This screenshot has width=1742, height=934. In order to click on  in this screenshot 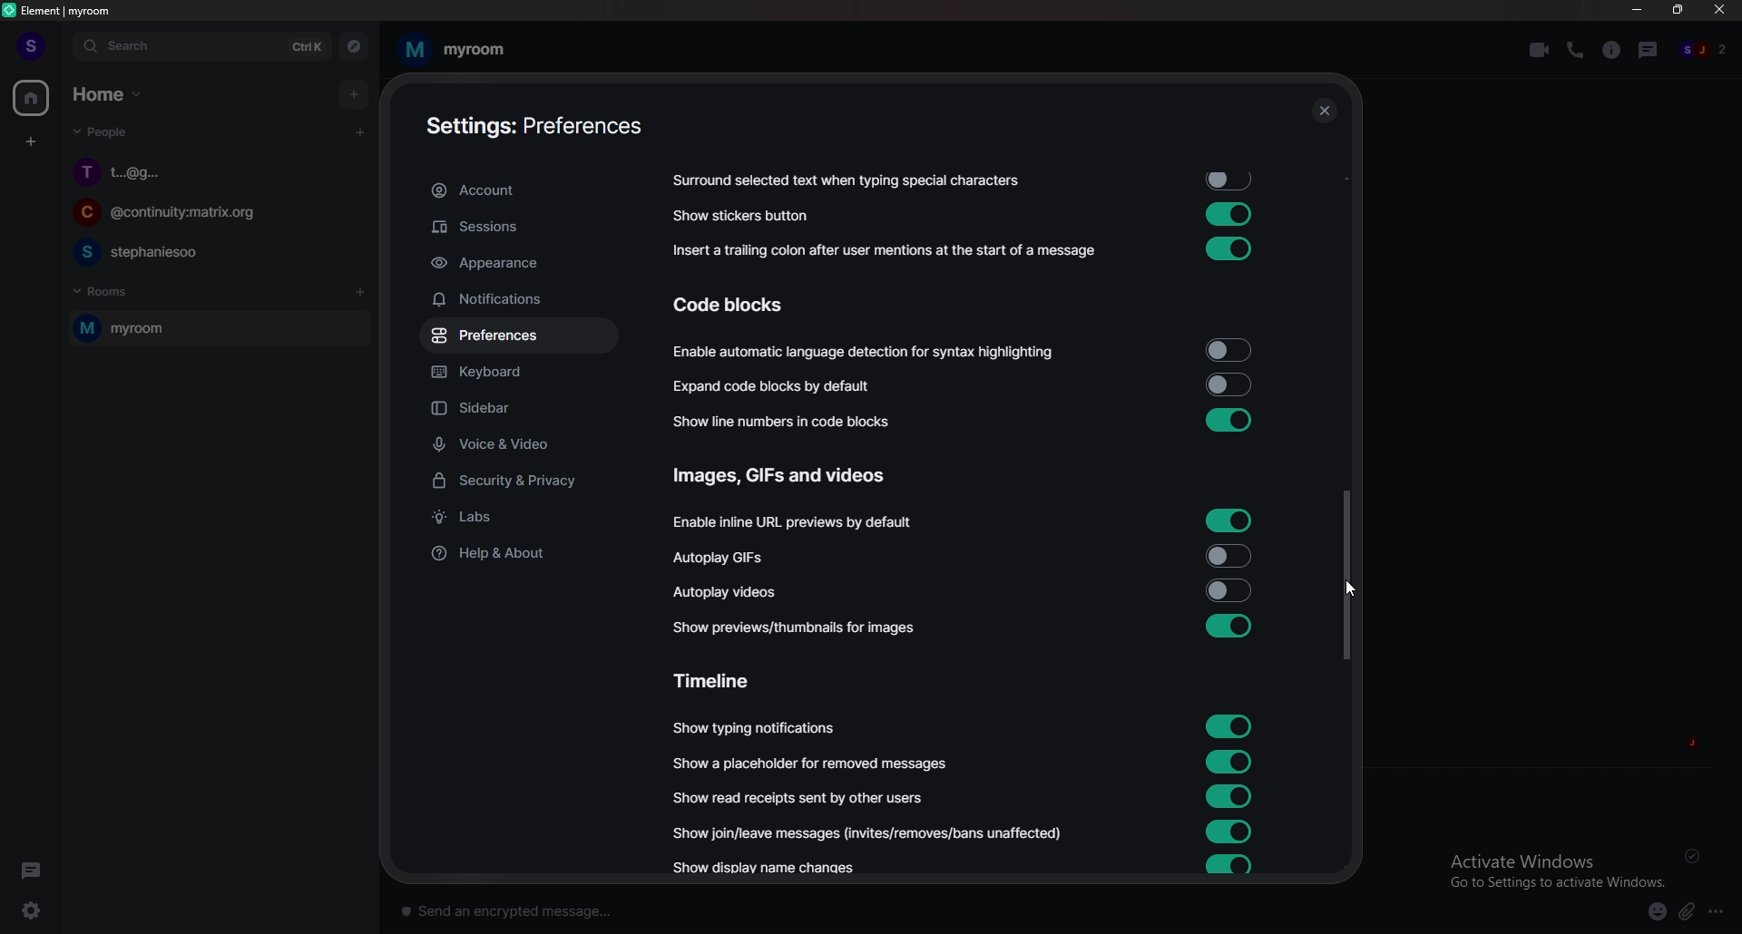, I will do `click(1697, 856)`.